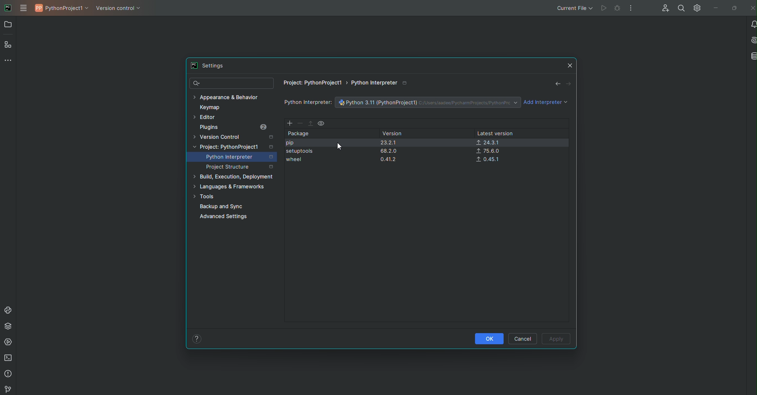 The image size is (757, 395). What do you see at coordinates (289, 124) in the screenshot?
I see `Add` at bounding box center [289, 124].